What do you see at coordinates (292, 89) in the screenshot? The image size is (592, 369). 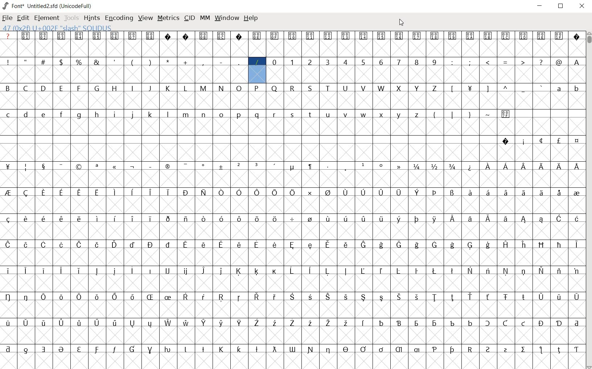 I see `glyph` at bounding box center [292, 89].